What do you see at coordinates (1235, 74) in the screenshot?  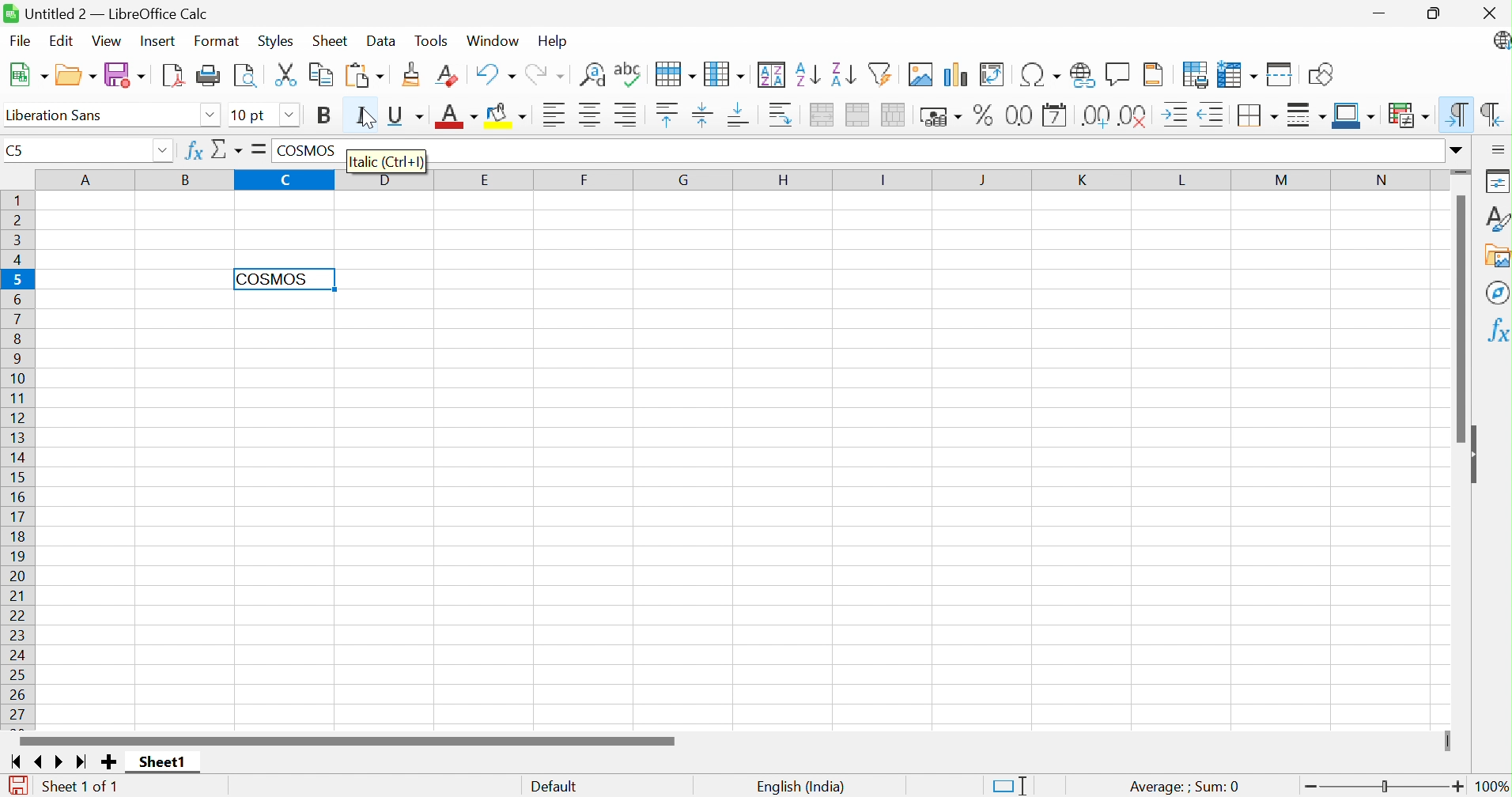 I see `Freeze rows and columns` at bounding box center [1235, 74].